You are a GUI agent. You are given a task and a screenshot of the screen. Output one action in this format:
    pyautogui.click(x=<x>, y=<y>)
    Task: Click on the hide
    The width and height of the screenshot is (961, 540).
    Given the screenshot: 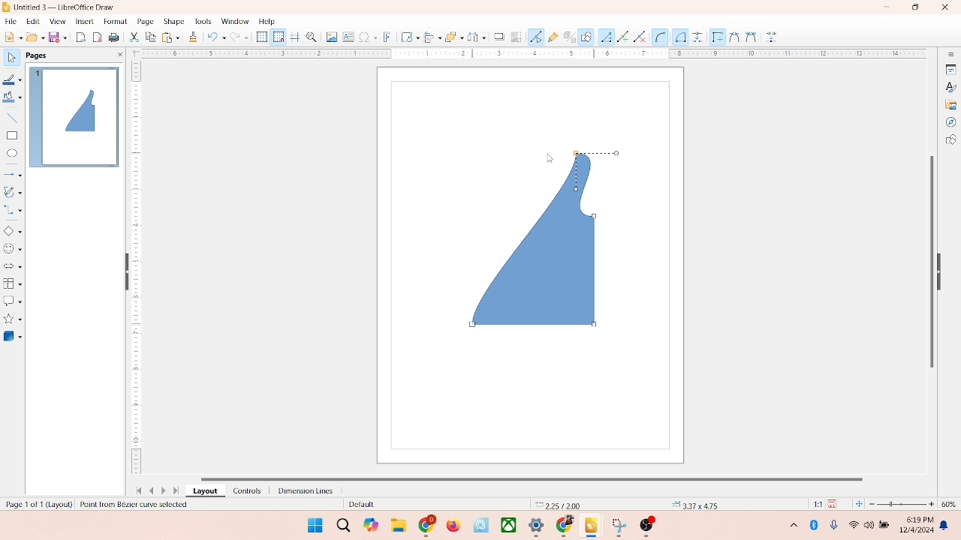 What is the action you would take?
    pyautogui.click(x=124, y=273)
    